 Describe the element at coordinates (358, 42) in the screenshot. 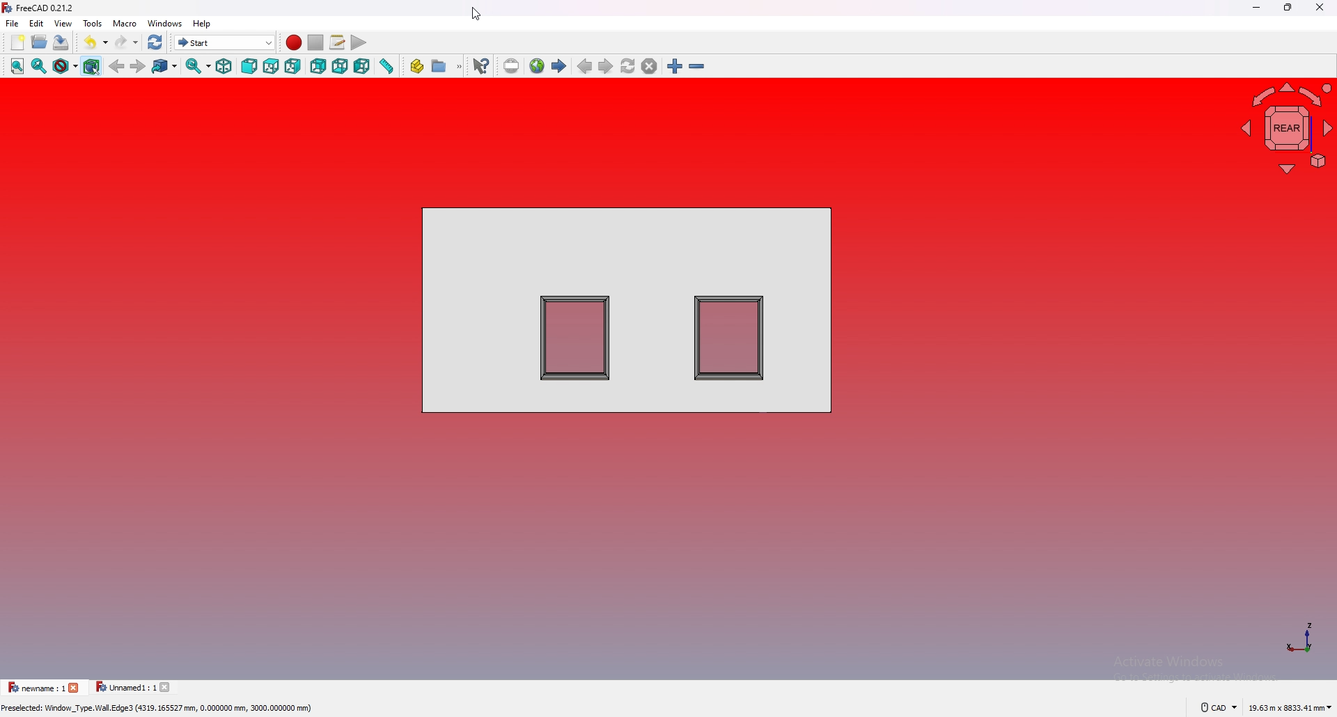

I see `execute macro` at that location.